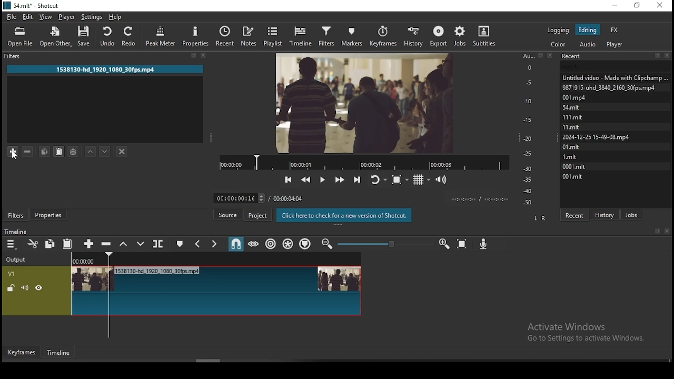 The height and width of the screenshot is (379, 674). Describe the element at coordinates (158, 243) in the screenshot. I see `split at playhead` at that location.